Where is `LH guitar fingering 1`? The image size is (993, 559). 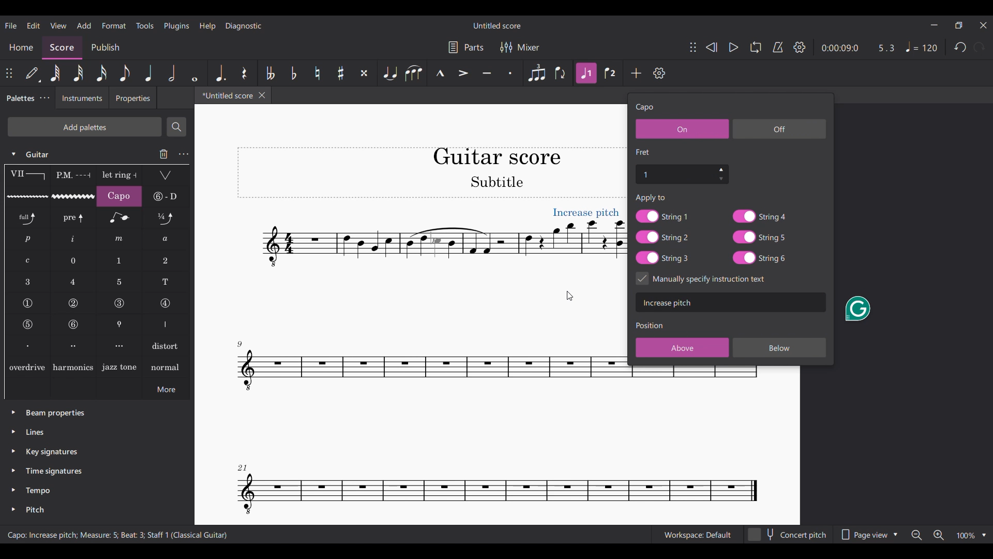 LH guitar fingering 1 is located at coordinates (120, 261).